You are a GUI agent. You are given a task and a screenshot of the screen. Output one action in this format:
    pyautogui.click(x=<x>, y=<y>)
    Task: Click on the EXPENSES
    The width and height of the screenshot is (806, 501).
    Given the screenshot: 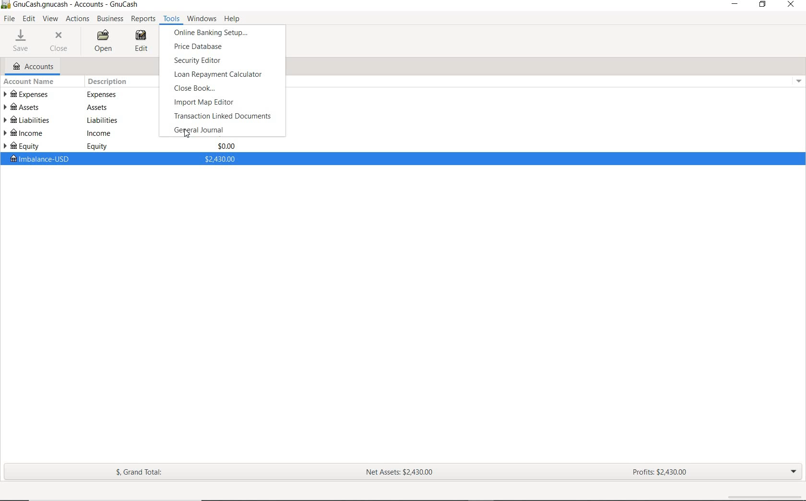 What is the action you would take?
    pyautogui.click(x=29, y=95)
    